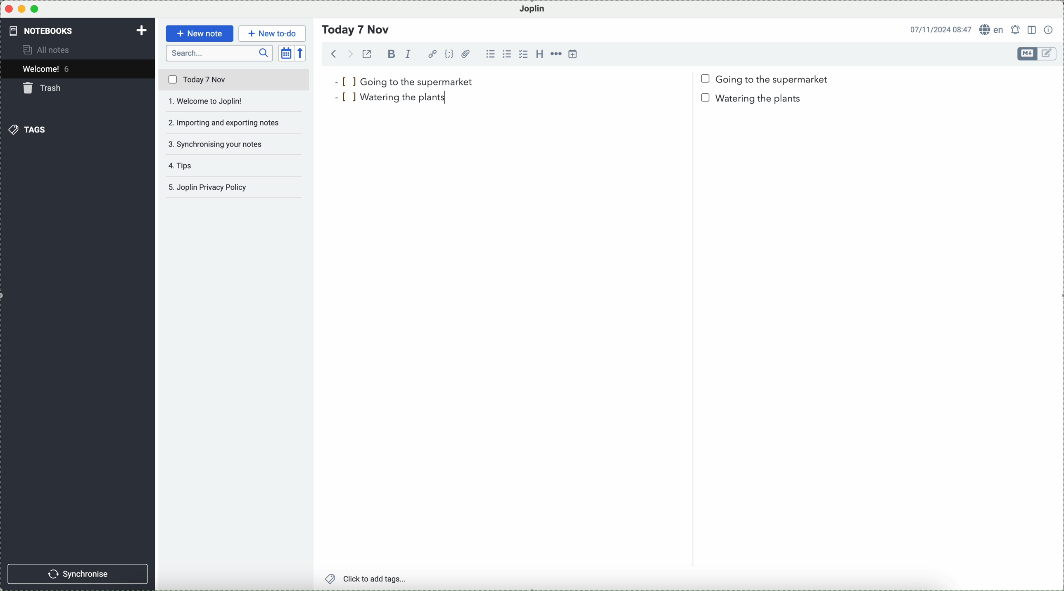 This screenshot has width=1064, height=591. I want to click on Joplin privacy policy, so click(230, 187).